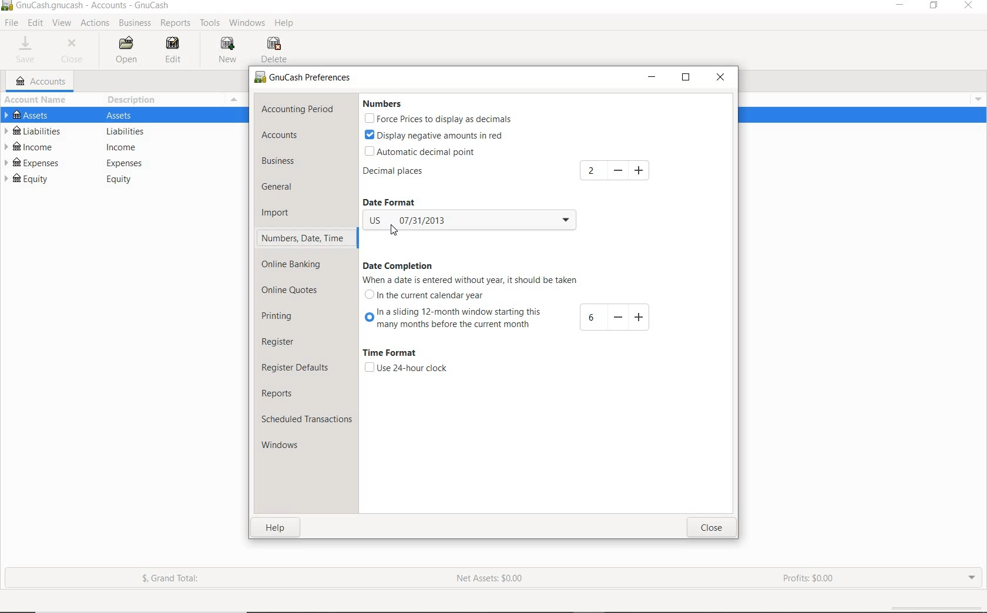 This screenshot has width=987, height=613. What do you see at coordinates (810, 579) in the screenshot?
I see `PROFIT` at bounding box center [810, 579].